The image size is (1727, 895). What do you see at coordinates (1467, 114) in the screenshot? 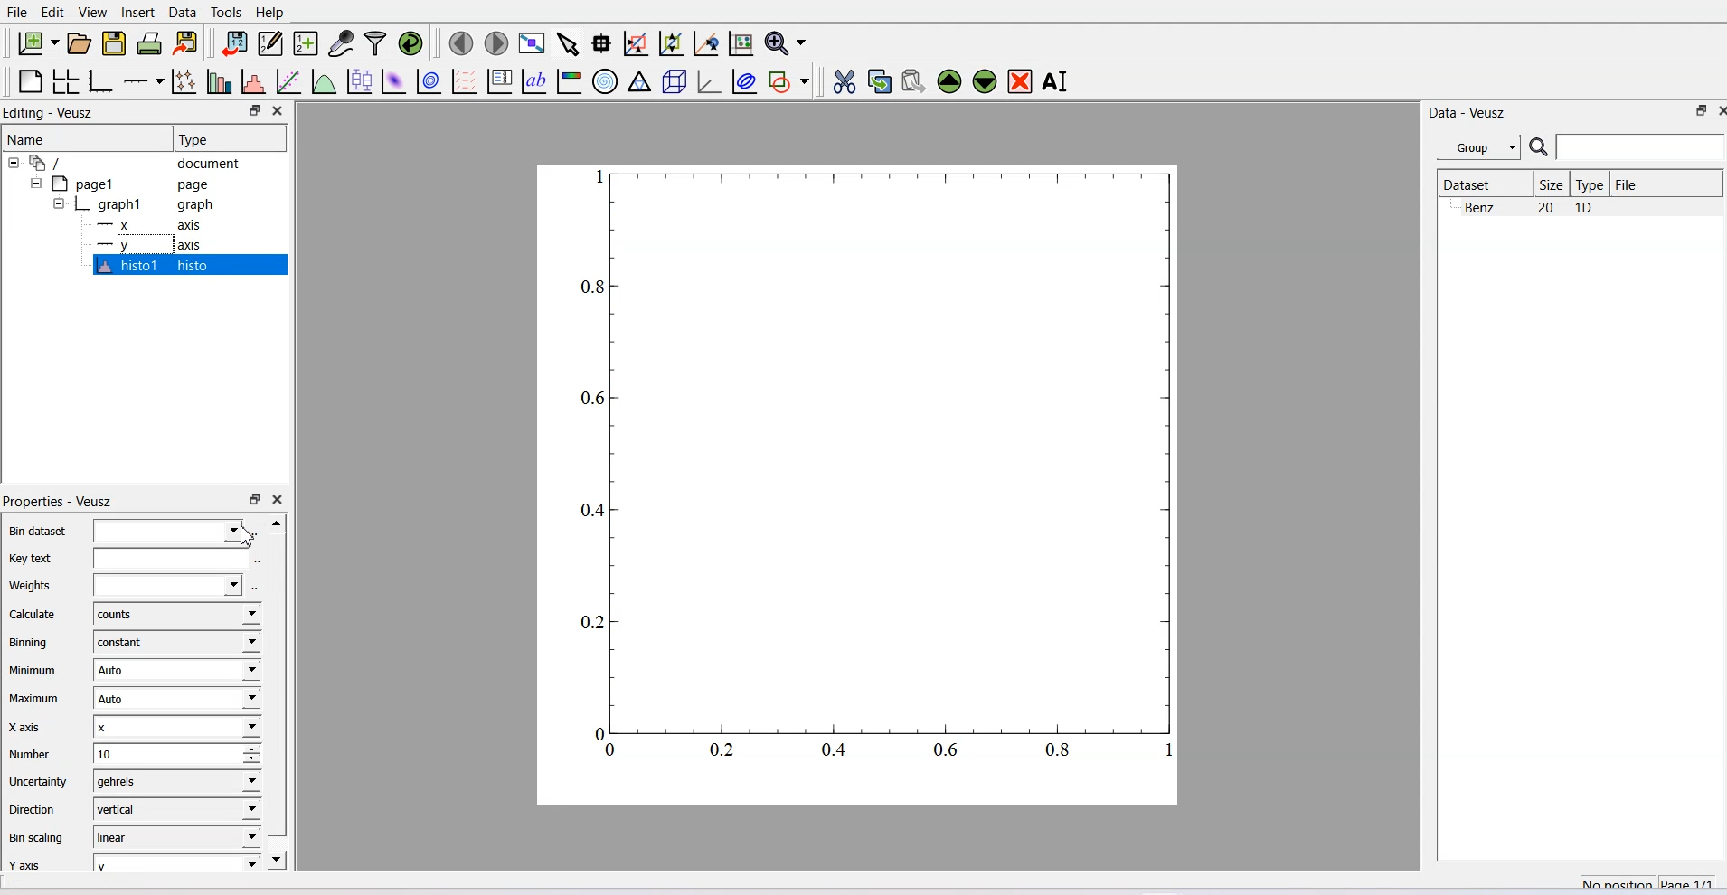
I see `Data - Veusz` at bounding box center [1467, 114].